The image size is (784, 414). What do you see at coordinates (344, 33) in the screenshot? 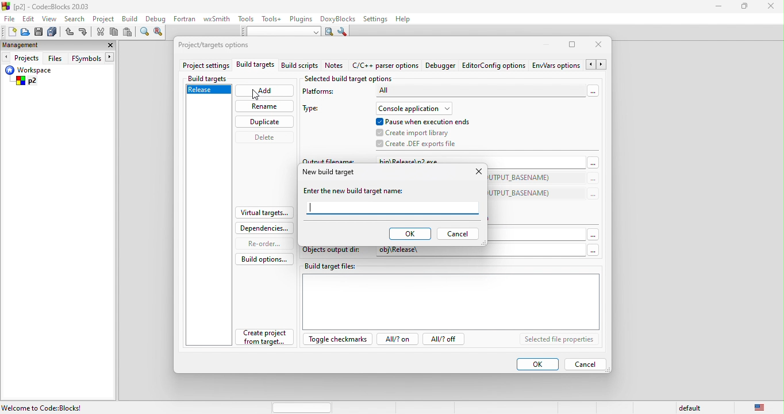
I see `show option window` at bounding box center [344, 33].